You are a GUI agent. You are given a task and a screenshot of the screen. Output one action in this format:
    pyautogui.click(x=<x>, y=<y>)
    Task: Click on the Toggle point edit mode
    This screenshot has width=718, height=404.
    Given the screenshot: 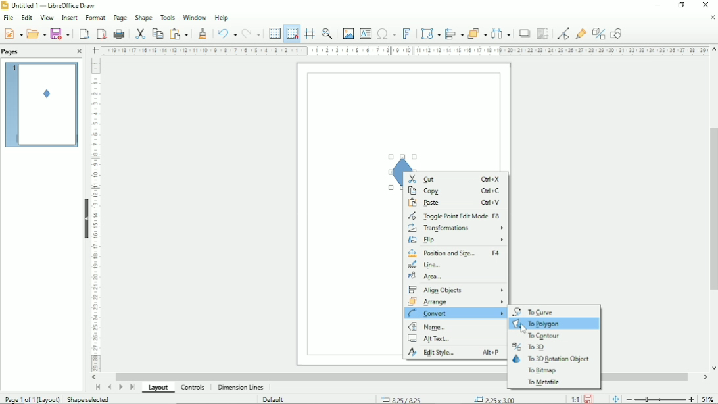 What is the action you would take?
    pyautogui.click(x=457, y=216)
    